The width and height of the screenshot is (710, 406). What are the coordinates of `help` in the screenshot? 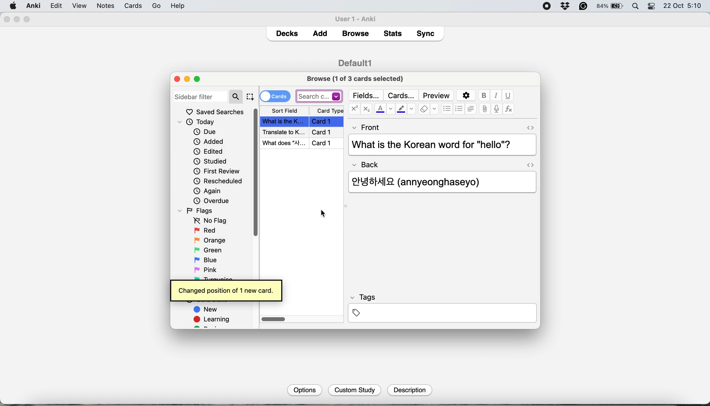 It's located at (151, 6).